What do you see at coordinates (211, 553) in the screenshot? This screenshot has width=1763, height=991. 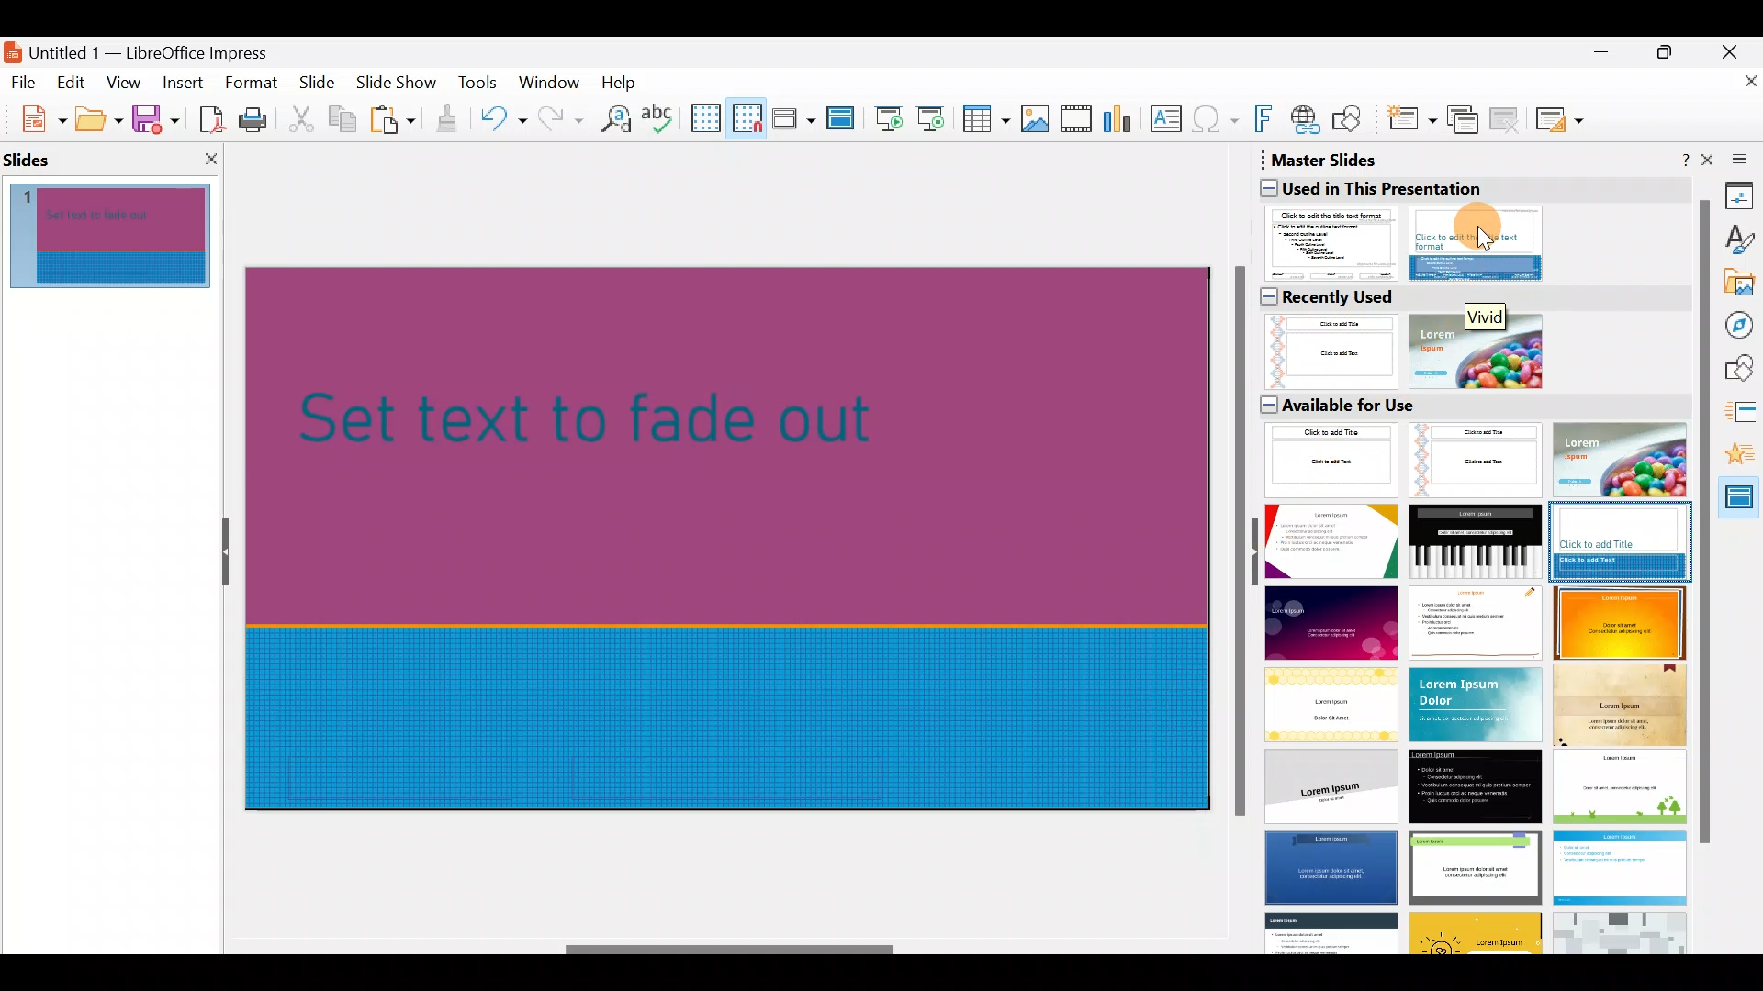 I see `` at bounding box center [211, 553].